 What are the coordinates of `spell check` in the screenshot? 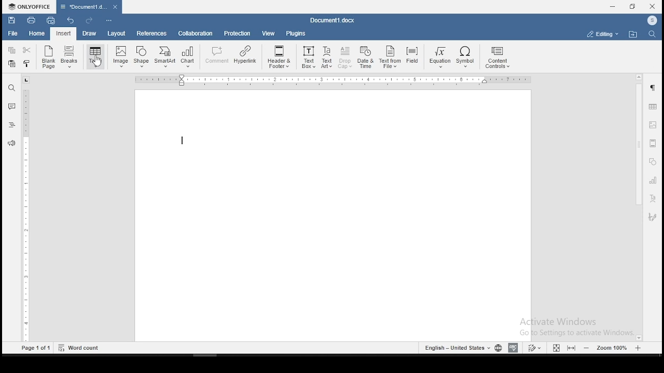 It's located at (513, 348).